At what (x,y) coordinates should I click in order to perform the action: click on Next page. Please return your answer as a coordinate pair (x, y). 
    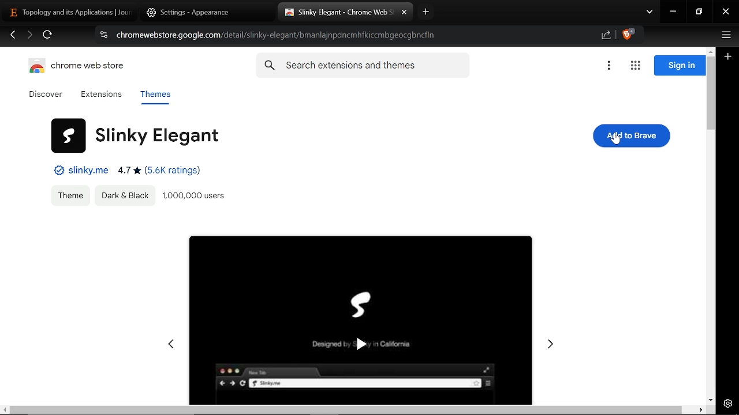
    Looking at the image, I should click on (29, 36).